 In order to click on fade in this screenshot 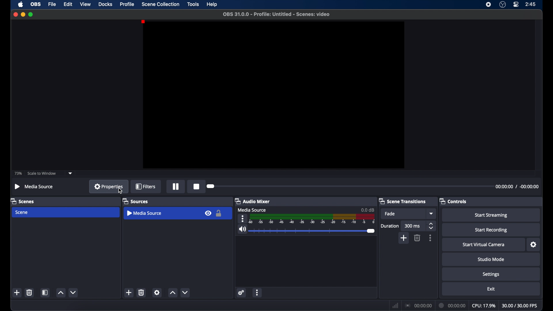, I will do `click(391, 214)`.